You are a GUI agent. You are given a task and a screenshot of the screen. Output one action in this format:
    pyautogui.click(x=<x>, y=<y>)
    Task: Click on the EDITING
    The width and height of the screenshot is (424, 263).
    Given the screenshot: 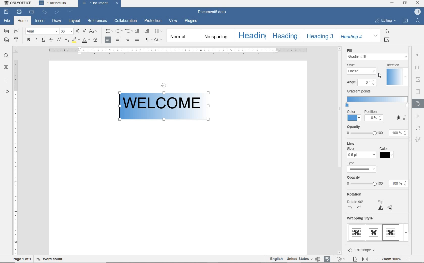 What is the action you would take?
    pyautogui.click(x=384, y=21)
    